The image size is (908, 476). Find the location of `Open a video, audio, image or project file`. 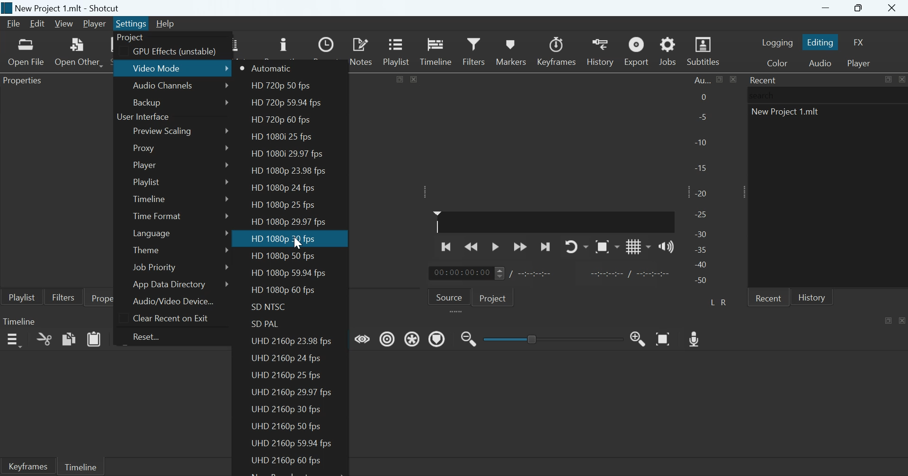

Open a video, audio, image or project file is located at coordinates (27, 52).